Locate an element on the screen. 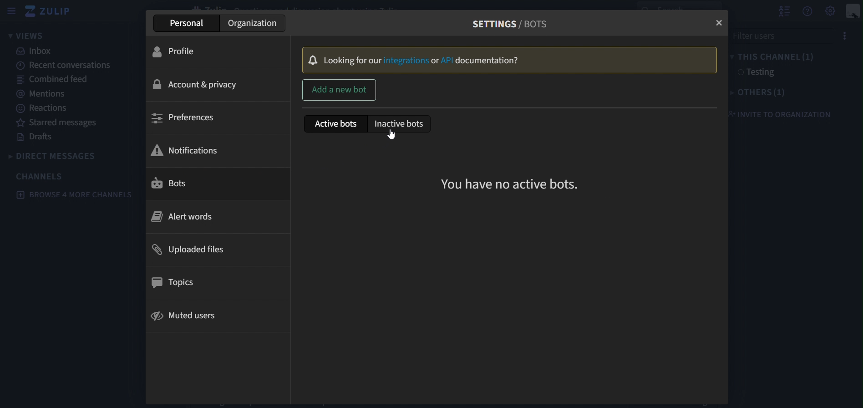  inactive bots is located at coordinates (400, 124).